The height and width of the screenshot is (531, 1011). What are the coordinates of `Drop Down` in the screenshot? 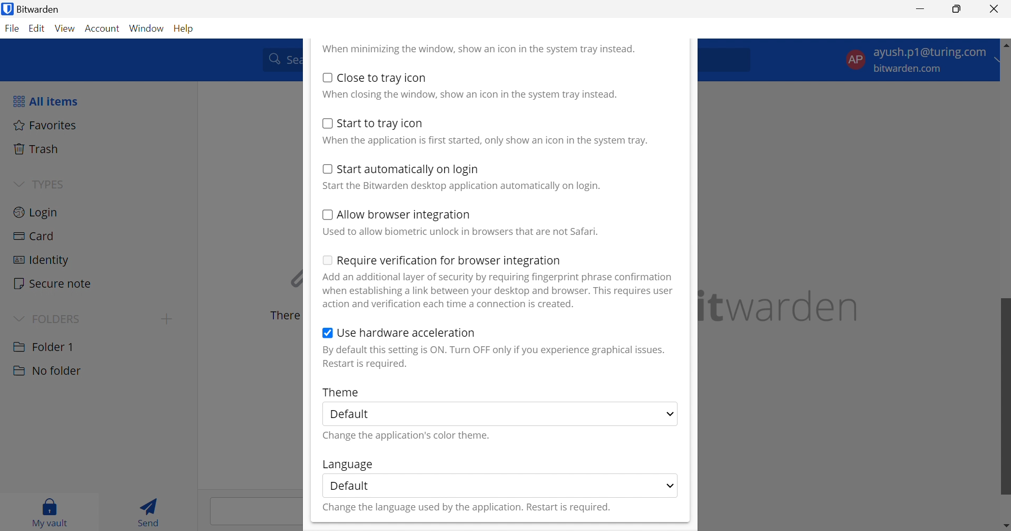 It's located at (670, 414).